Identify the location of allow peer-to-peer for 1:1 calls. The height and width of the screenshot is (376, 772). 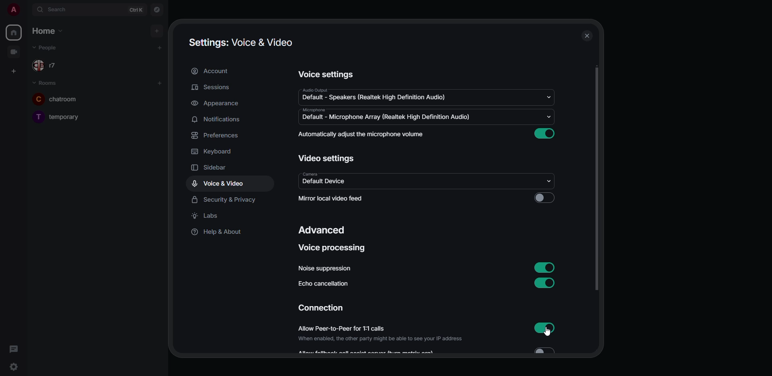
(380, 333).